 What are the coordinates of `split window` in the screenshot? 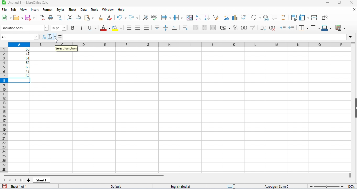 It's located at (315, 18).